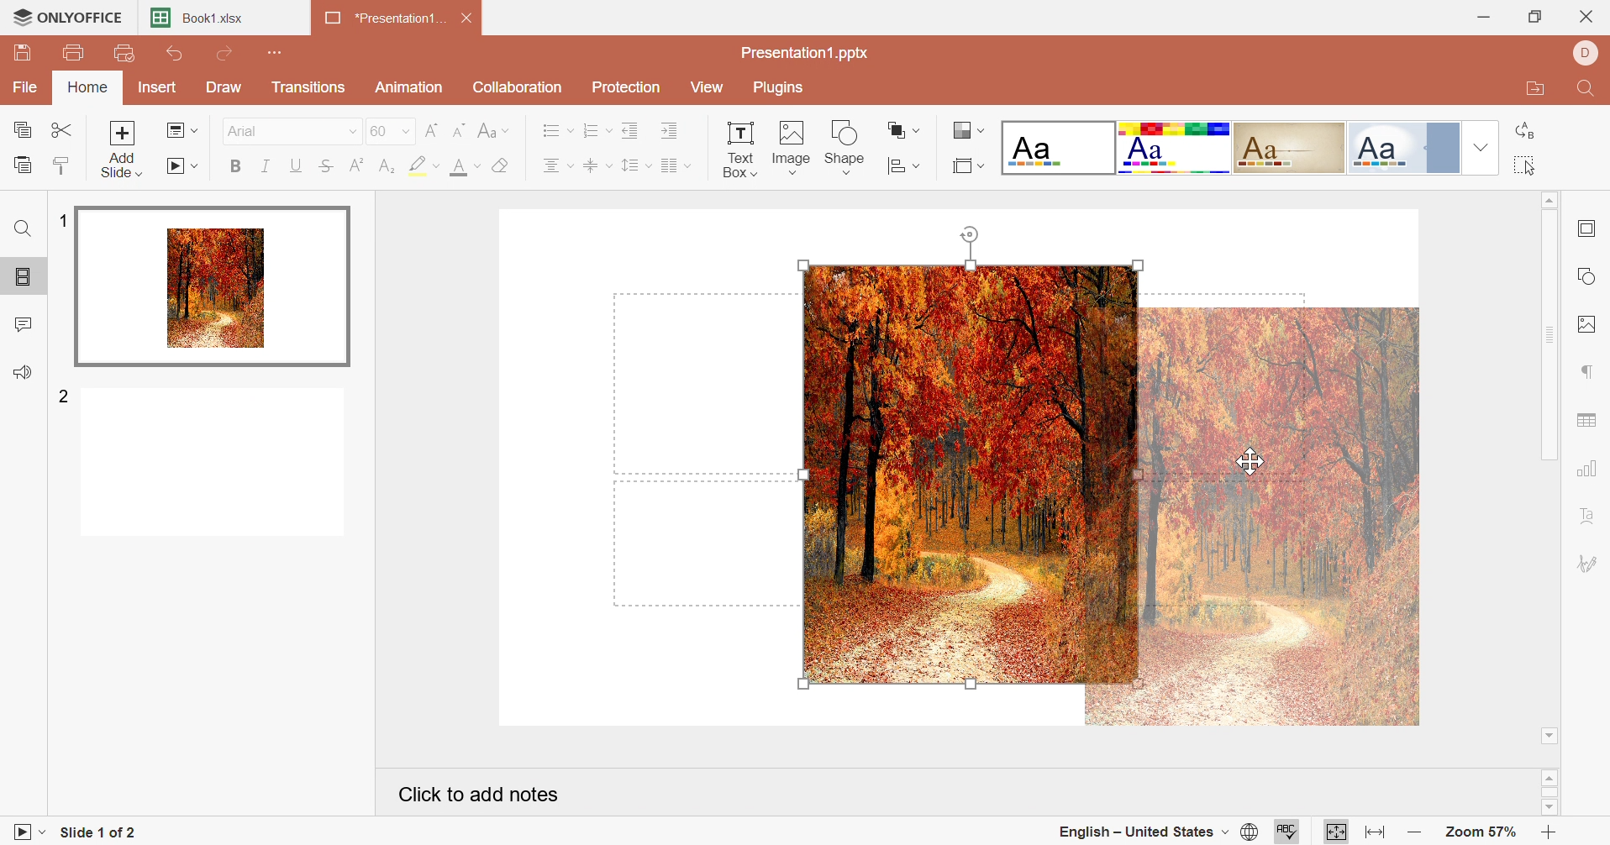 This screenshot has height=845, width=1610. Describe the element at coordinates (1481, 148) in the screenshot. I see `Drop Down` at that location.